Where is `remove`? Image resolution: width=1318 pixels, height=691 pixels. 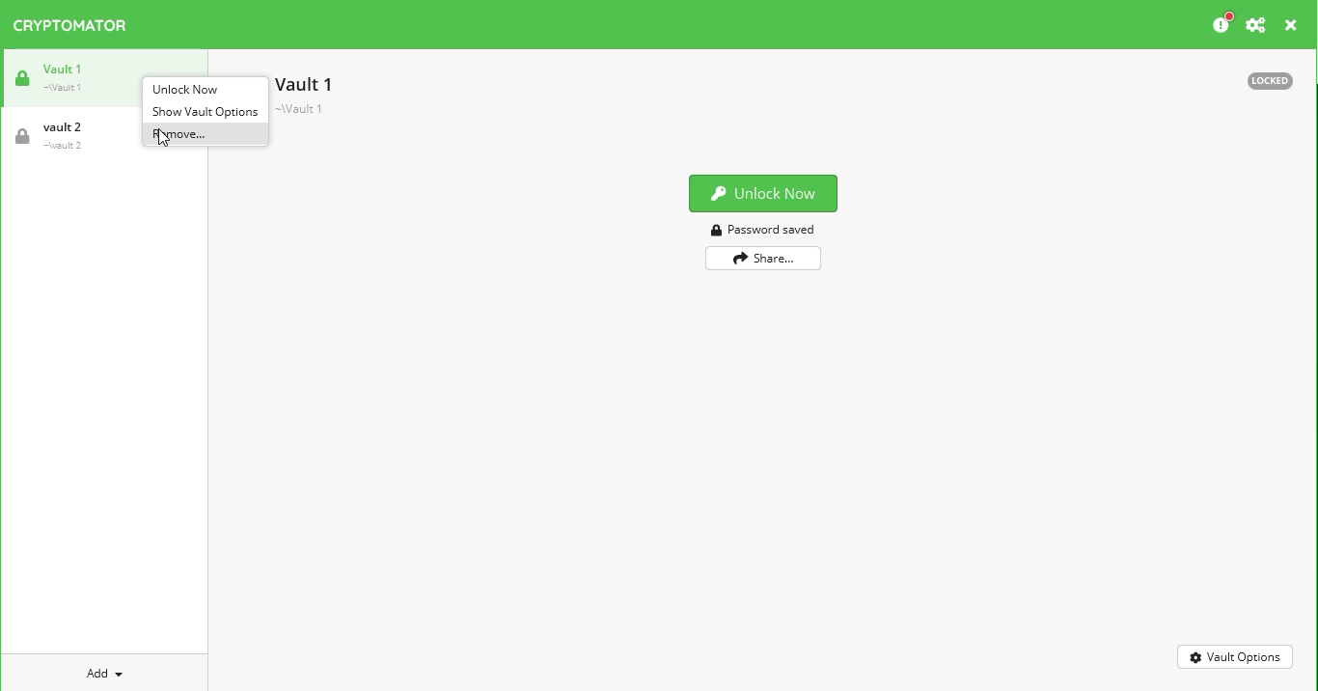 remove is located at coordinates (204, 134).